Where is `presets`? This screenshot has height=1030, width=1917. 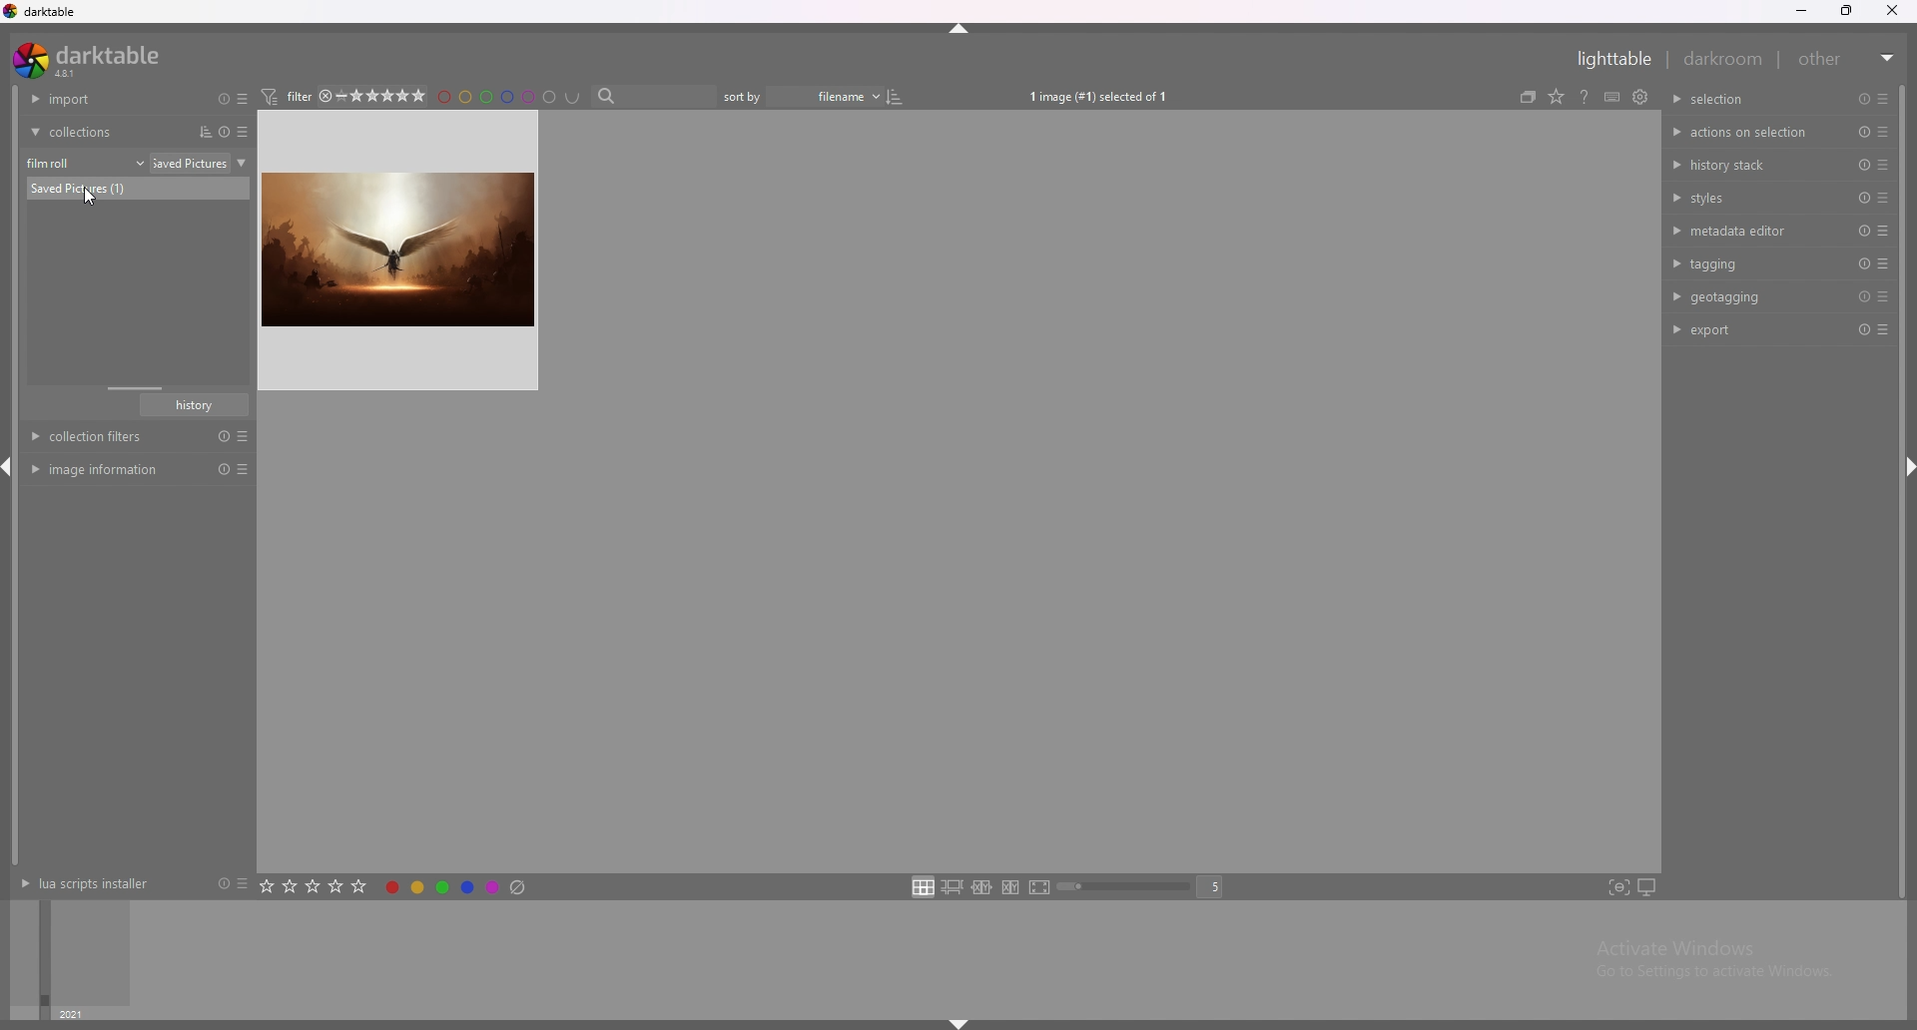
presets is located at coordinates (242, 883).